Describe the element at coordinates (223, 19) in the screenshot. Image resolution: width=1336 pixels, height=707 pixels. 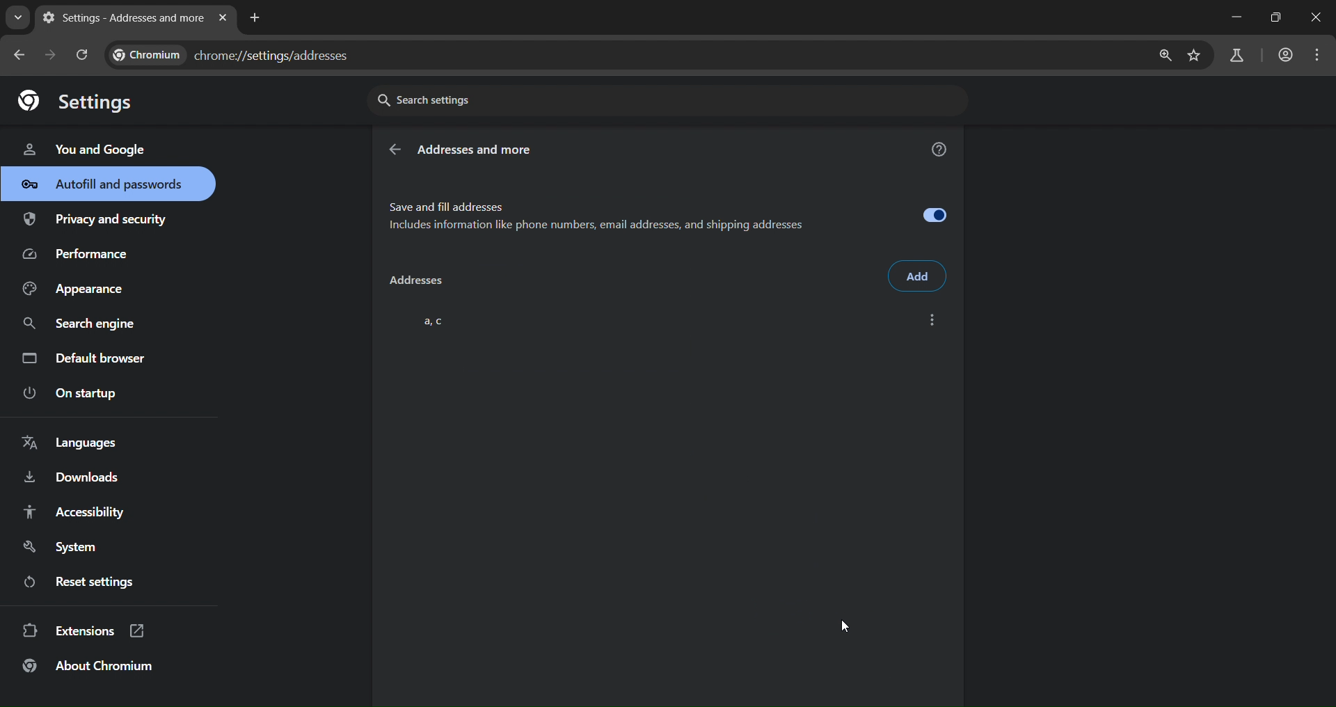
I see `close tab` at that location.